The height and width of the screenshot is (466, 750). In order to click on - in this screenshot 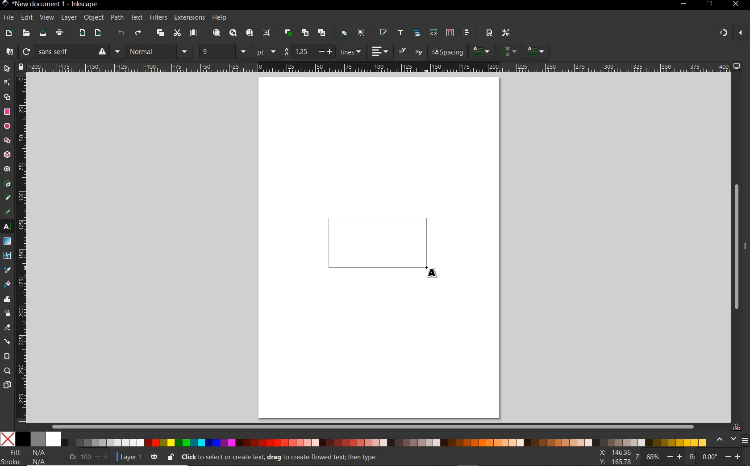, I will do `click(321, 51)`.